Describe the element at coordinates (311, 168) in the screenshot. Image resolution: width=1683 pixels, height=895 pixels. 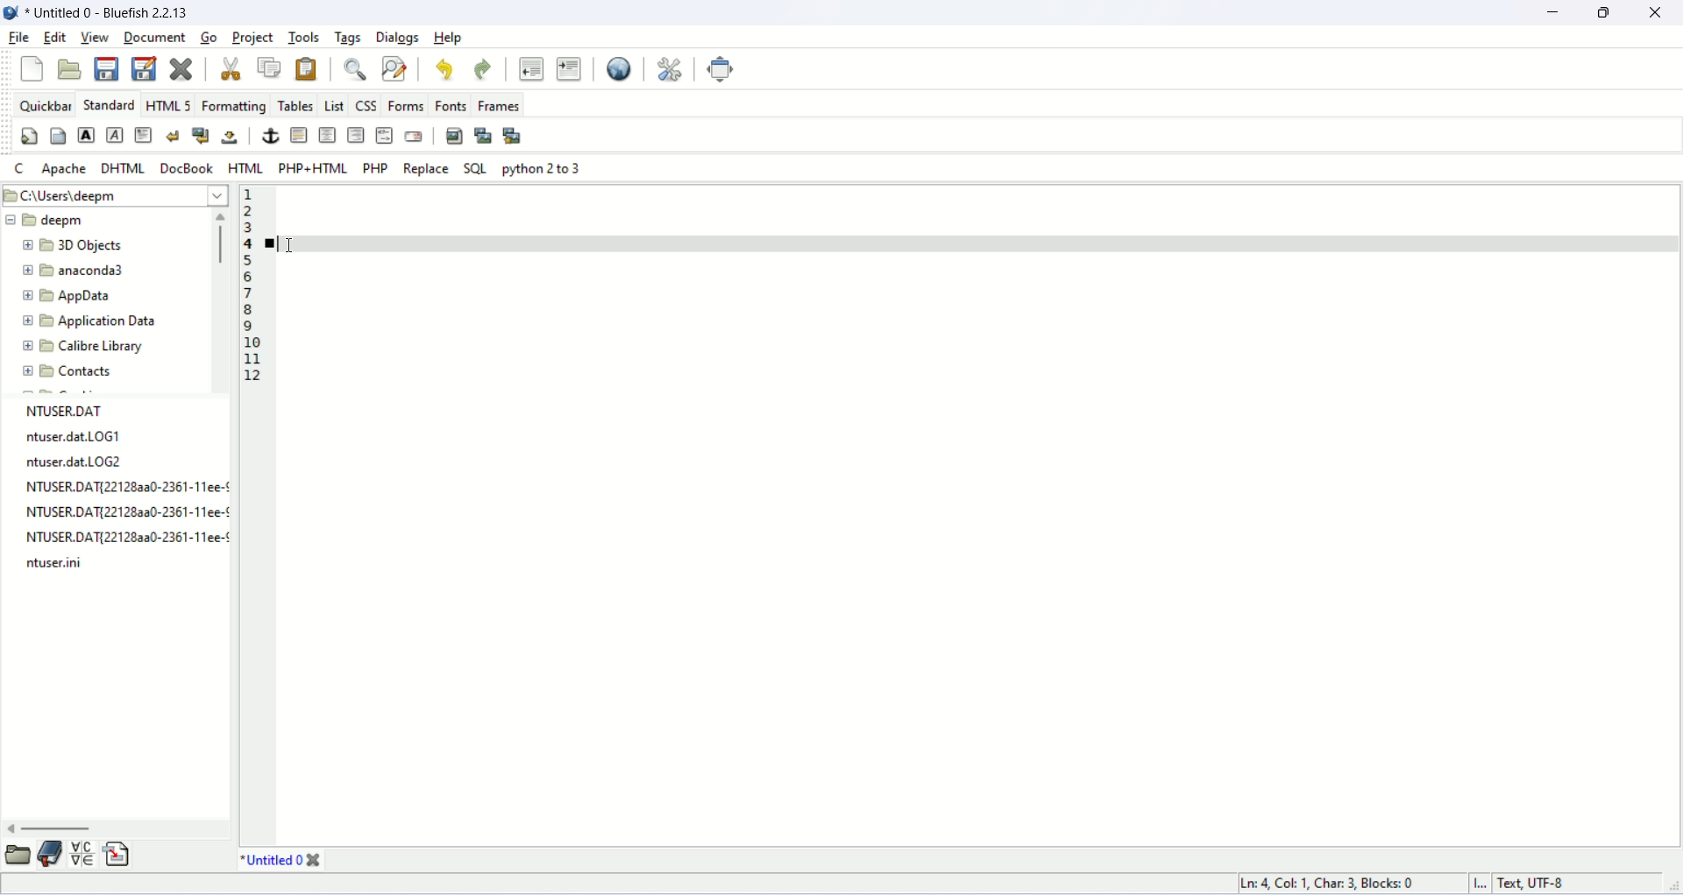
I see `PHP+HTML/////` at that location.